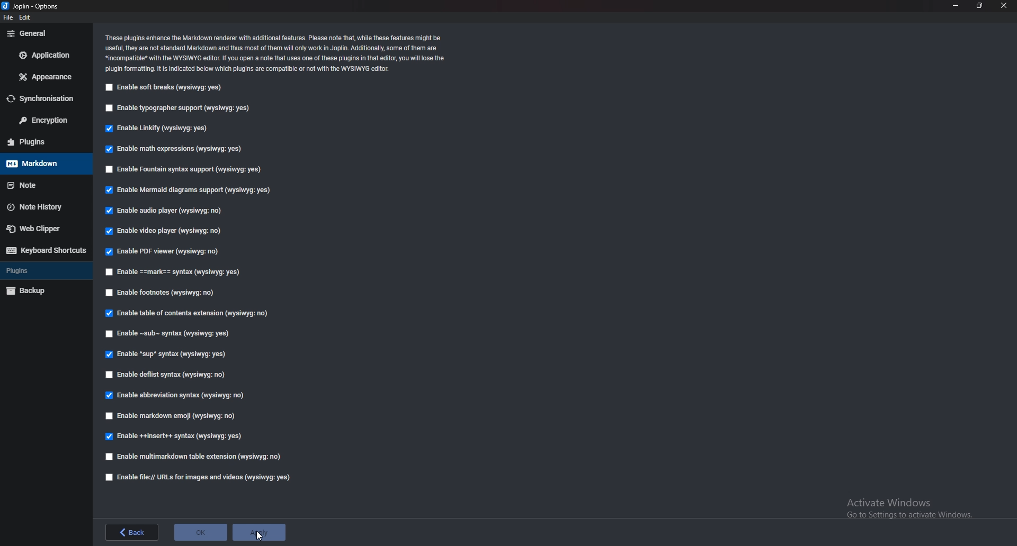  Describe the element at coordinates (166, 211) in the screenshot. I see `Enable audio player` at that location.